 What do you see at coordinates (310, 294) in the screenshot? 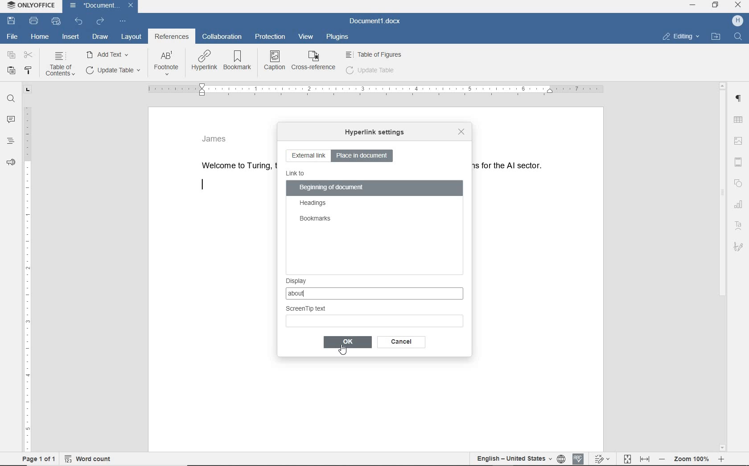
I see `about` at bounding box center [310, 294].